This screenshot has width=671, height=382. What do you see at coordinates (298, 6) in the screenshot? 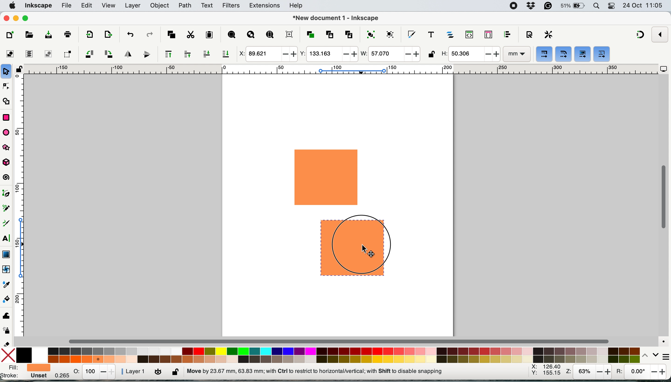
I see `help` at bounding box center [298, 6].